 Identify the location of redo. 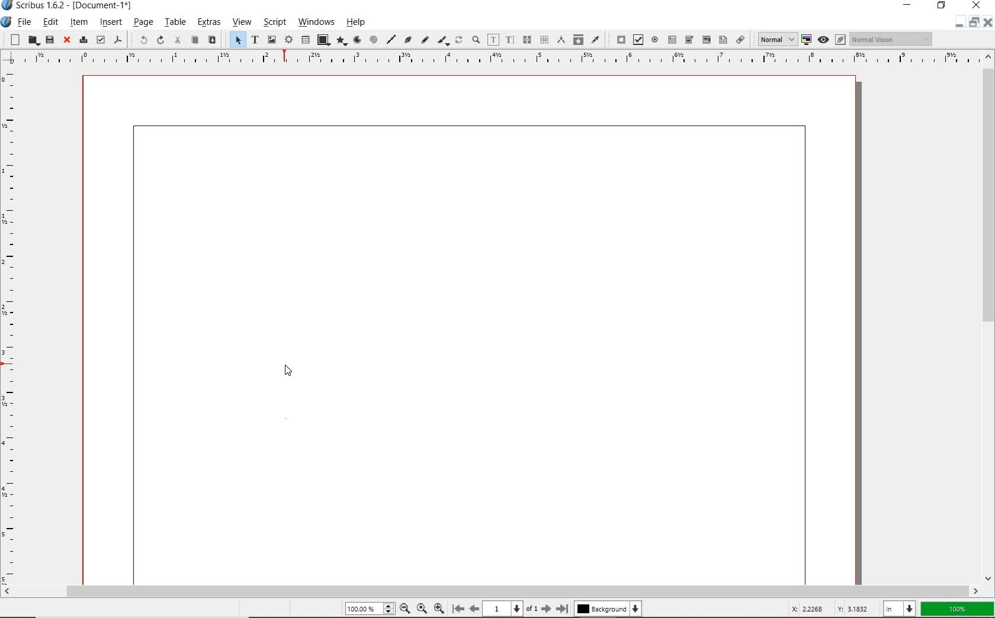
(159, 40).